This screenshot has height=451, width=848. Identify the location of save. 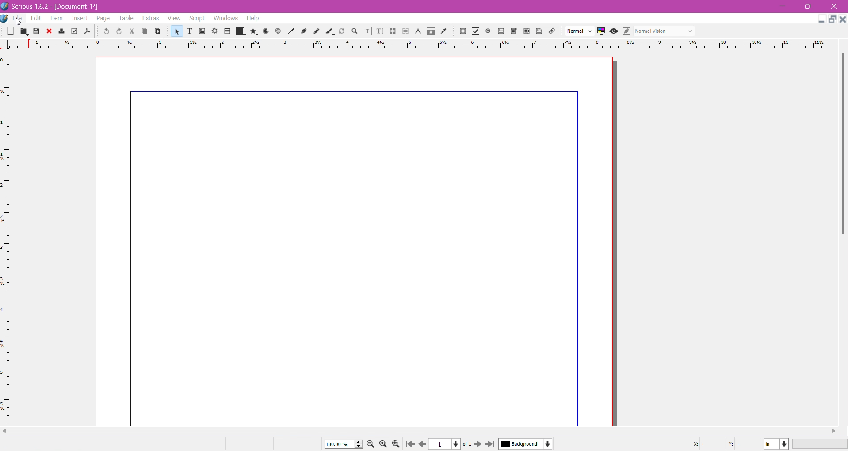
(36, 32).